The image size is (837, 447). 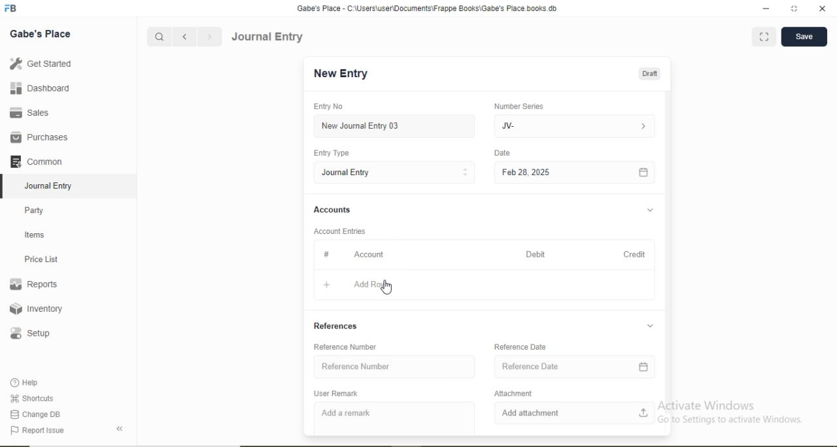 What do you see at coordinates (328, 106) in the screenshot?
I see `Entry No` at bounding box center [328, 106].